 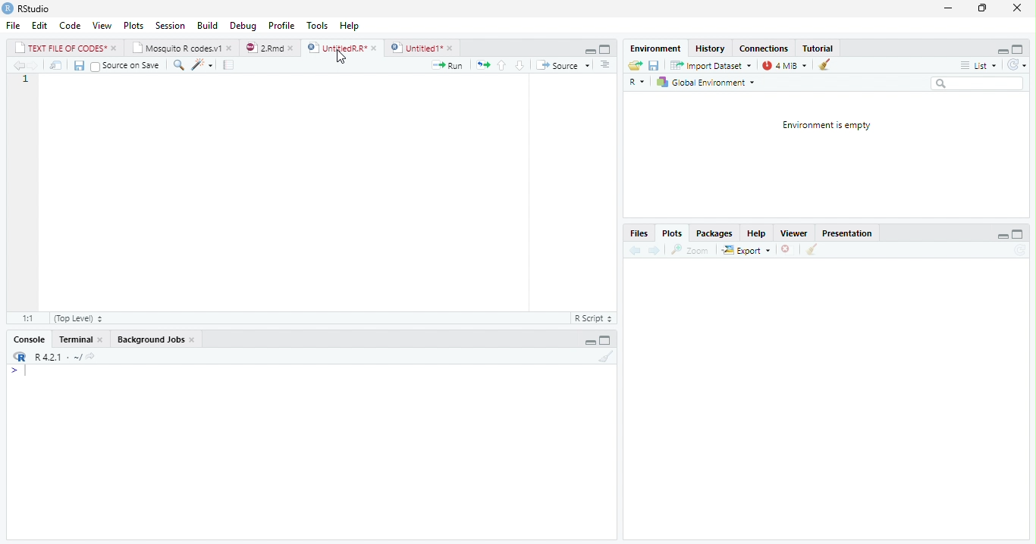 What do you see at coordinates (746, 250) in the screenshot?
I see `Export ` at bounding box center [746, 250].